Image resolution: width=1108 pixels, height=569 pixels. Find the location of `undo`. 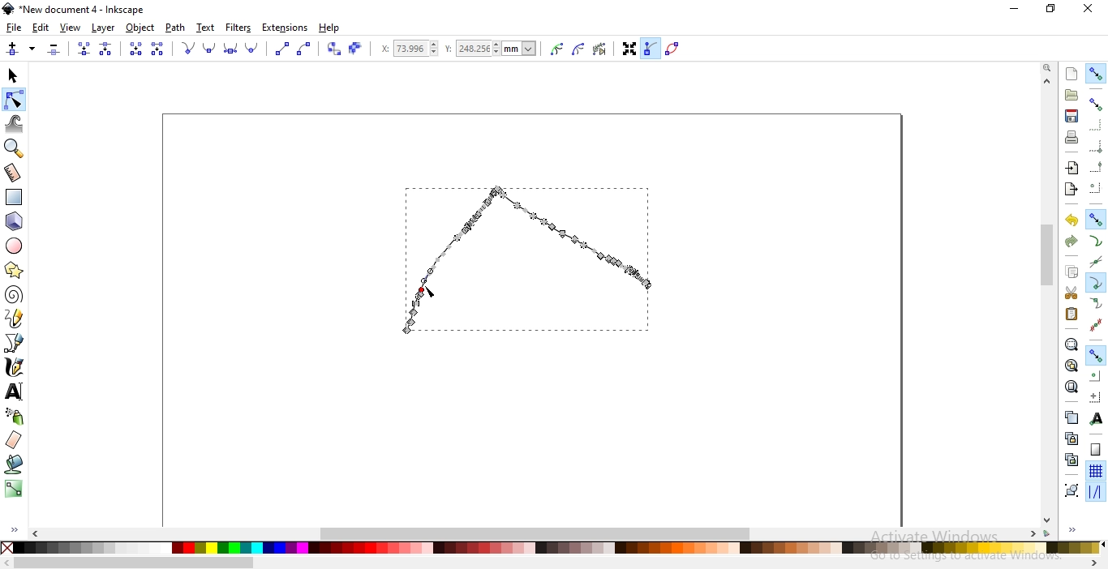

undo is located at coordinates (1071, 219).